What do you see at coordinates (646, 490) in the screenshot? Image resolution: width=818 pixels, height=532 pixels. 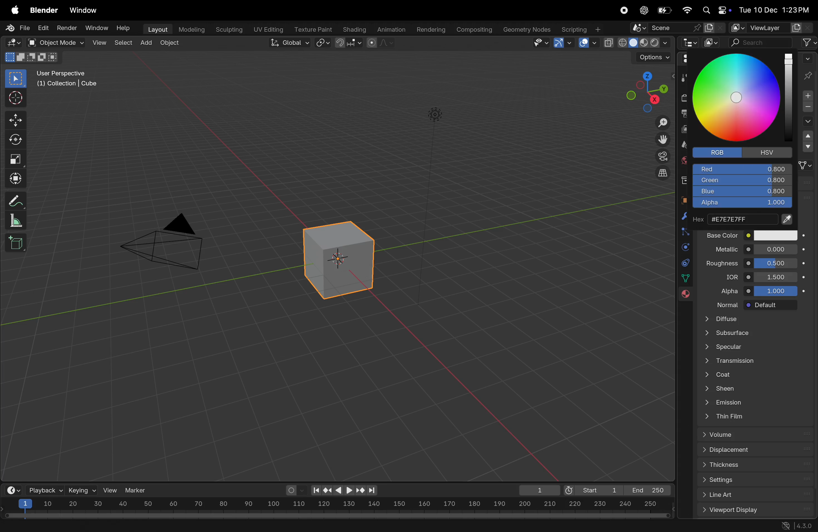 I see `end 250` at bounding box center [646, 490].